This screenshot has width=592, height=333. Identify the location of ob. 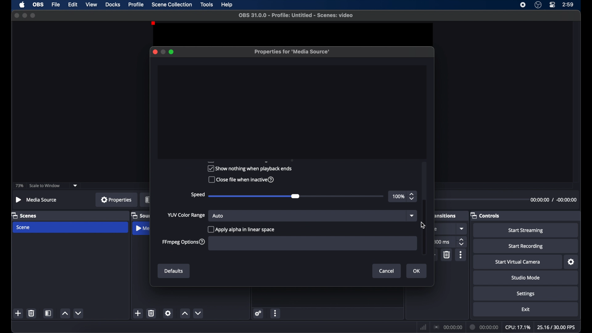
(39, 5).